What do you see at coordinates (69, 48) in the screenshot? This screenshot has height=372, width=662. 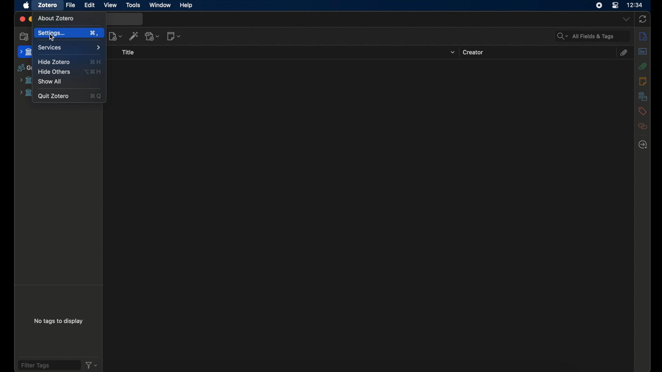 I see `services menu` at bounding box center [69, 48].